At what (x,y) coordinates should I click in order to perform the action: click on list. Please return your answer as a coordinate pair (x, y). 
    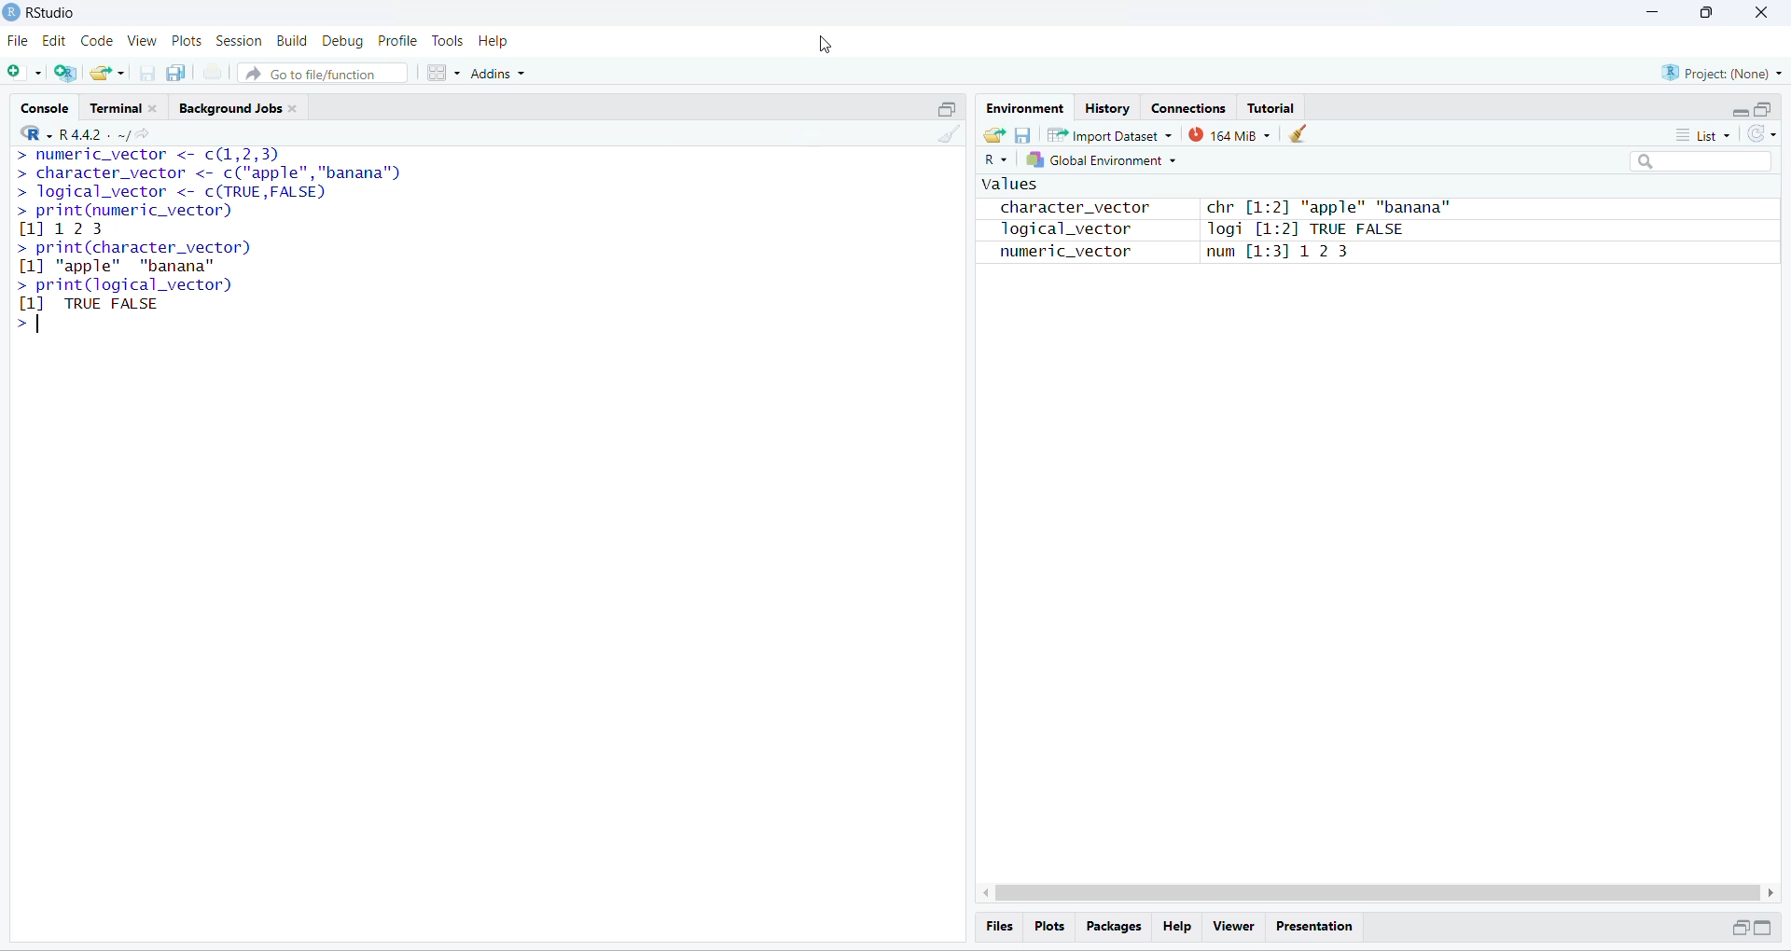
    Looking at the image, I should click on (1709, 134).